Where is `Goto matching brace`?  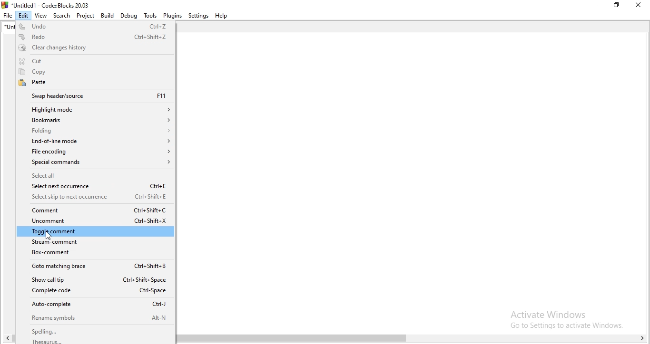 Goto matching brace is located at coordinates (98, 267).